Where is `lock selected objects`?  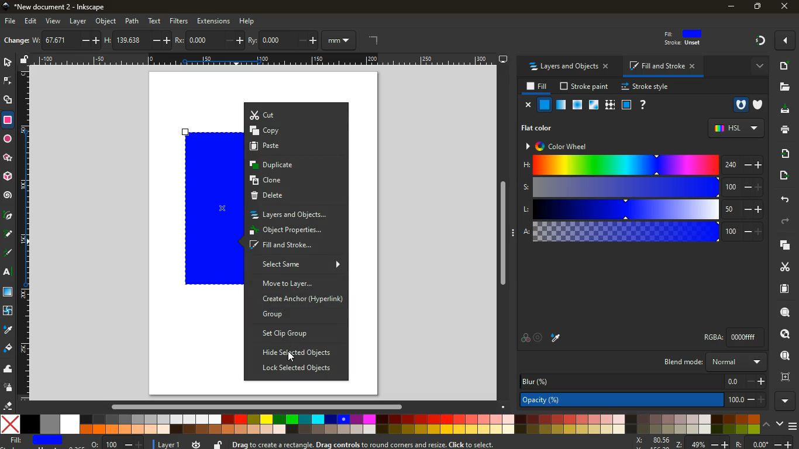 lock selected objects is located at coordinates (297, 369).